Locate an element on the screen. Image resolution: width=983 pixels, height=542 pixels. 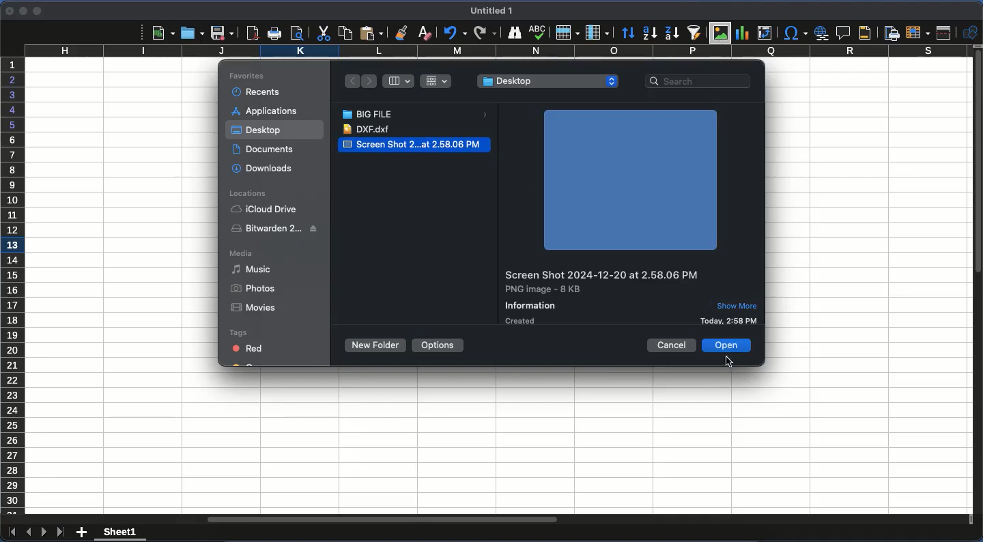
cut is located at coordinates (322, 34).